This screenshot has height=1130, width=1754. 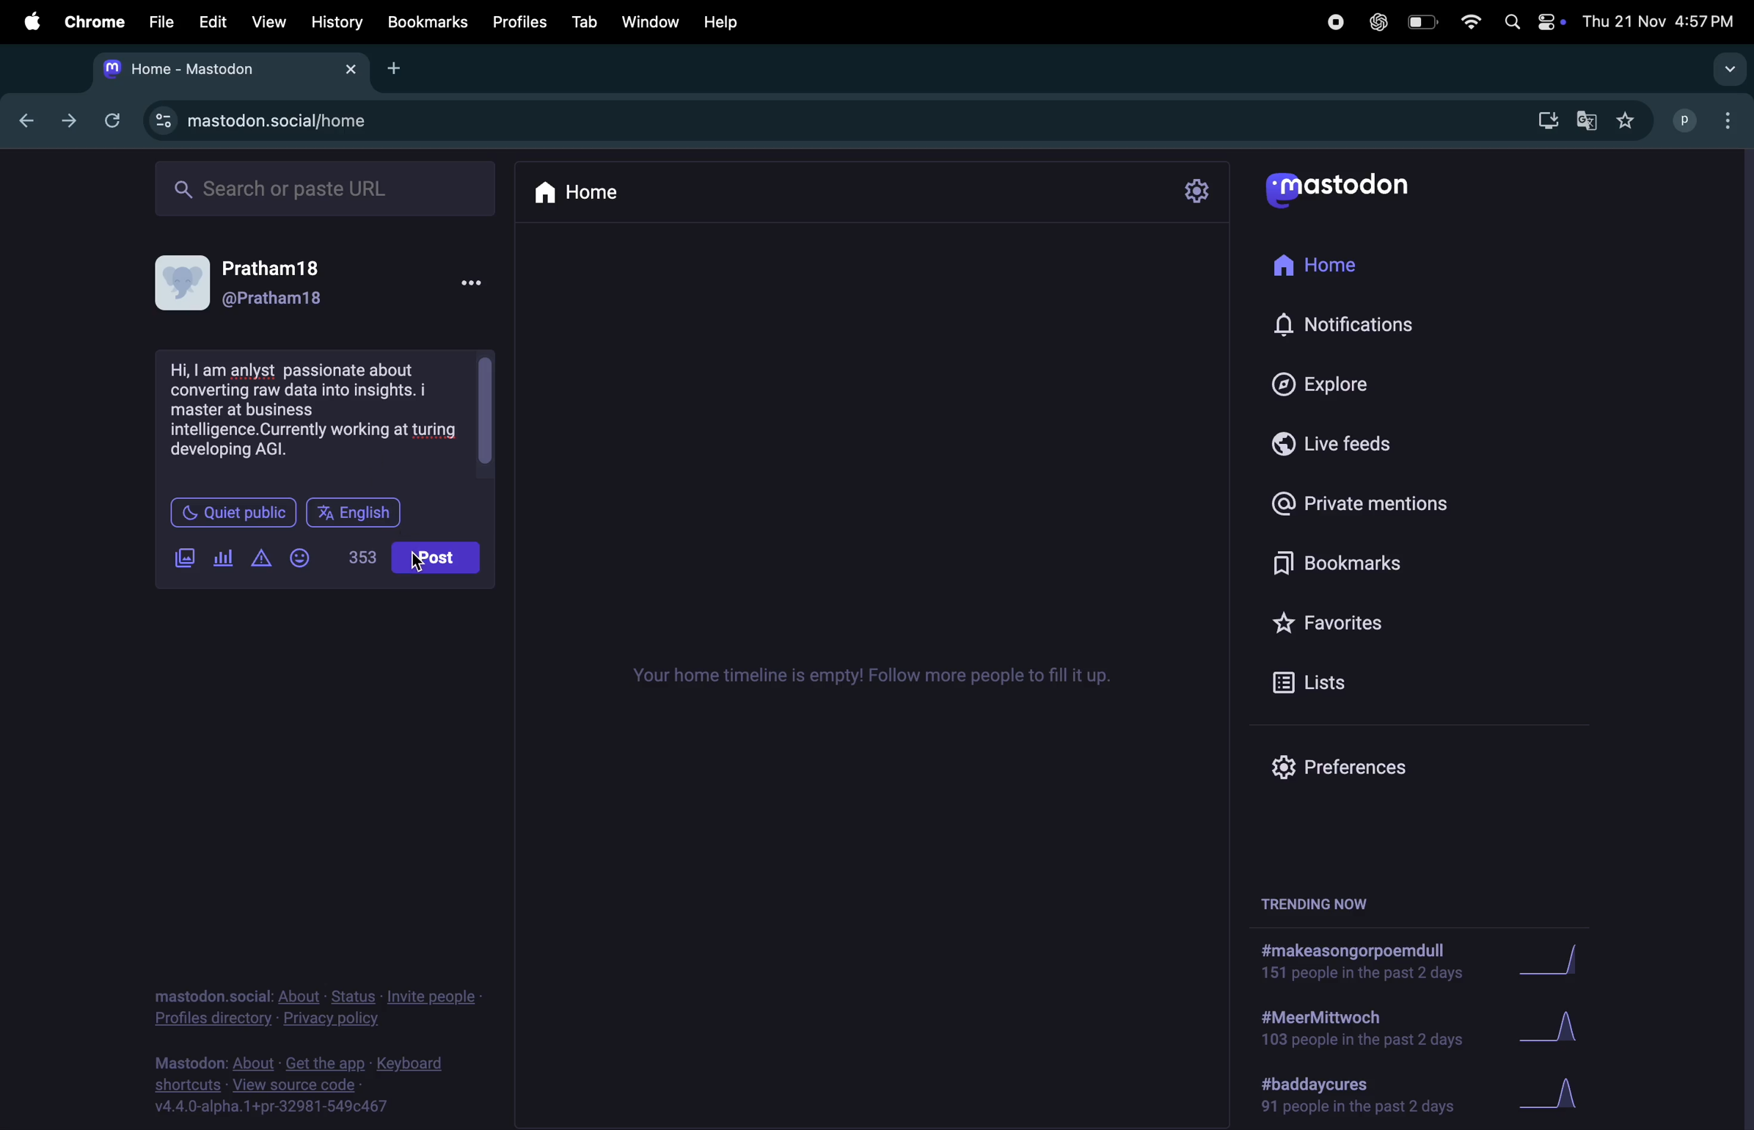 What do you see at coordinates (1541, 123) in the screenshot?
I see `down load` at bounding box center [1541, 123].